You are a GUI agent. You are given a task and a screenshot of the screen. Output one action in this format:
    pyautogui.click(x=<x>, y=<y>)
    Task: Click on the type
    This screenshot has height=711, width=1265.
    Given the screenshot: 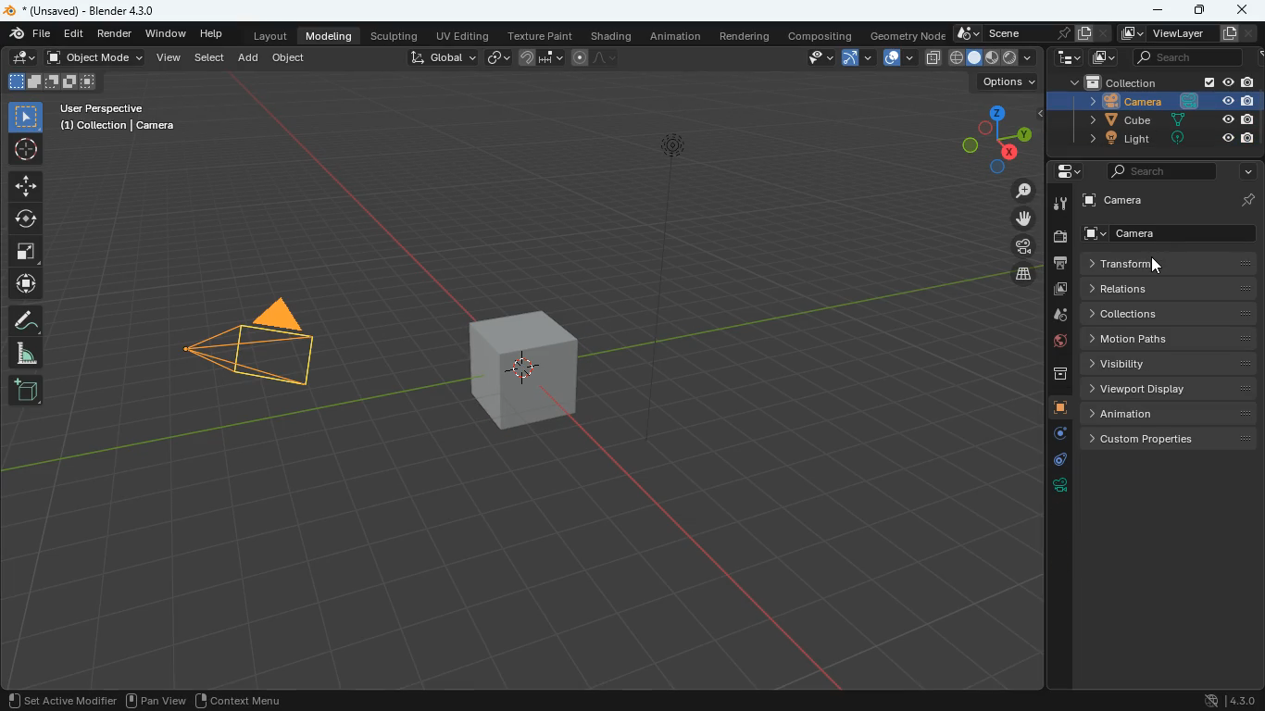 What is the action you would take?
    pyautogui.click(x=992, y=56)
    